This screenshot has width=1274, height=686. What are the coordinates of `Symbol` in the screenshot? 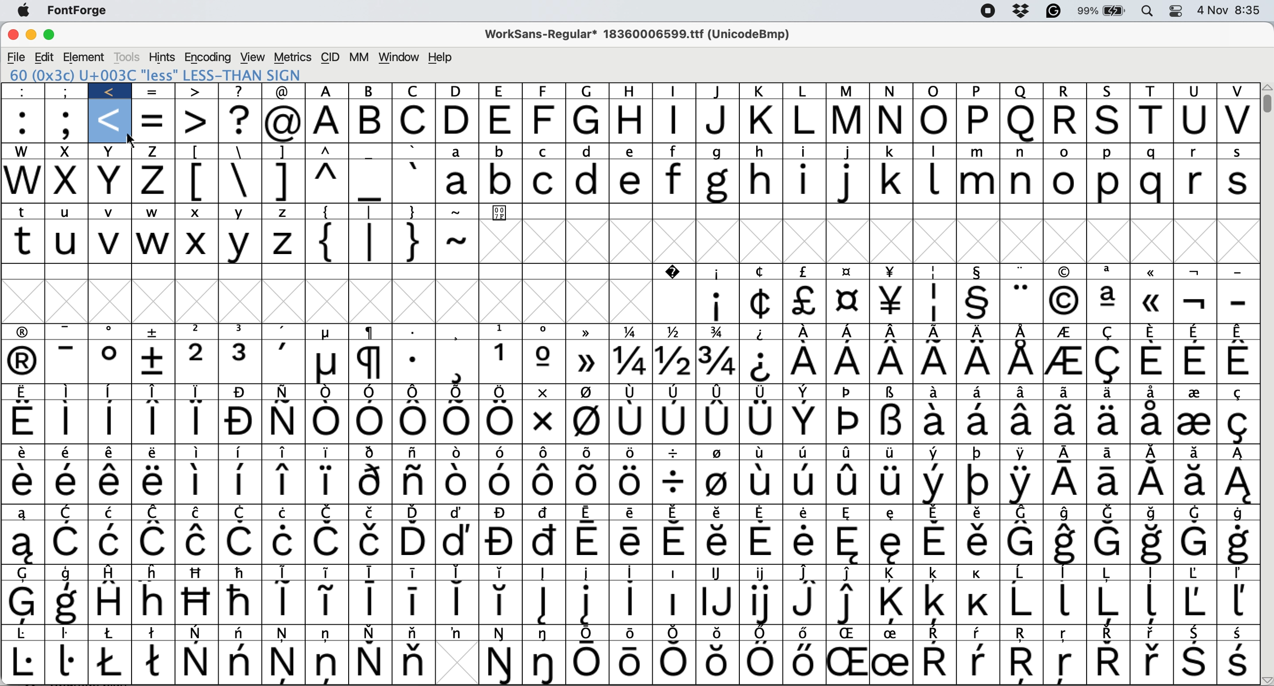 It's located at (848, 513).